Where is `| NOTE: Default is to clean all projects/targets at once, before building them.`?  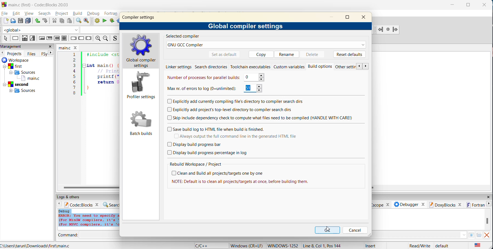 | NOTE: Default is to clean all projects/targets at once, before building them. is located at coordinates (242, 182).